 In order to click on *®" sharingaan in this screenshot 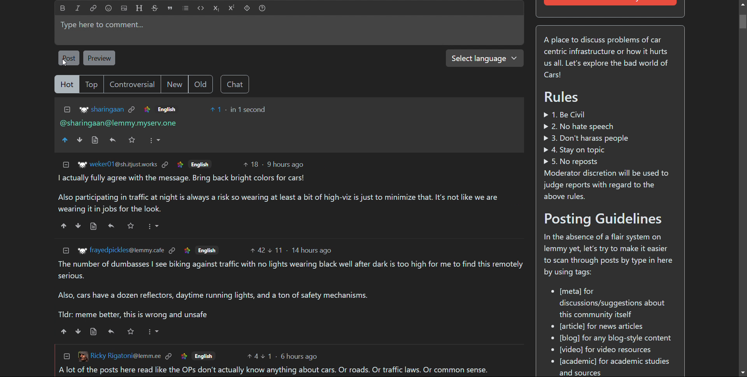, I will do `click(102, 110)`.